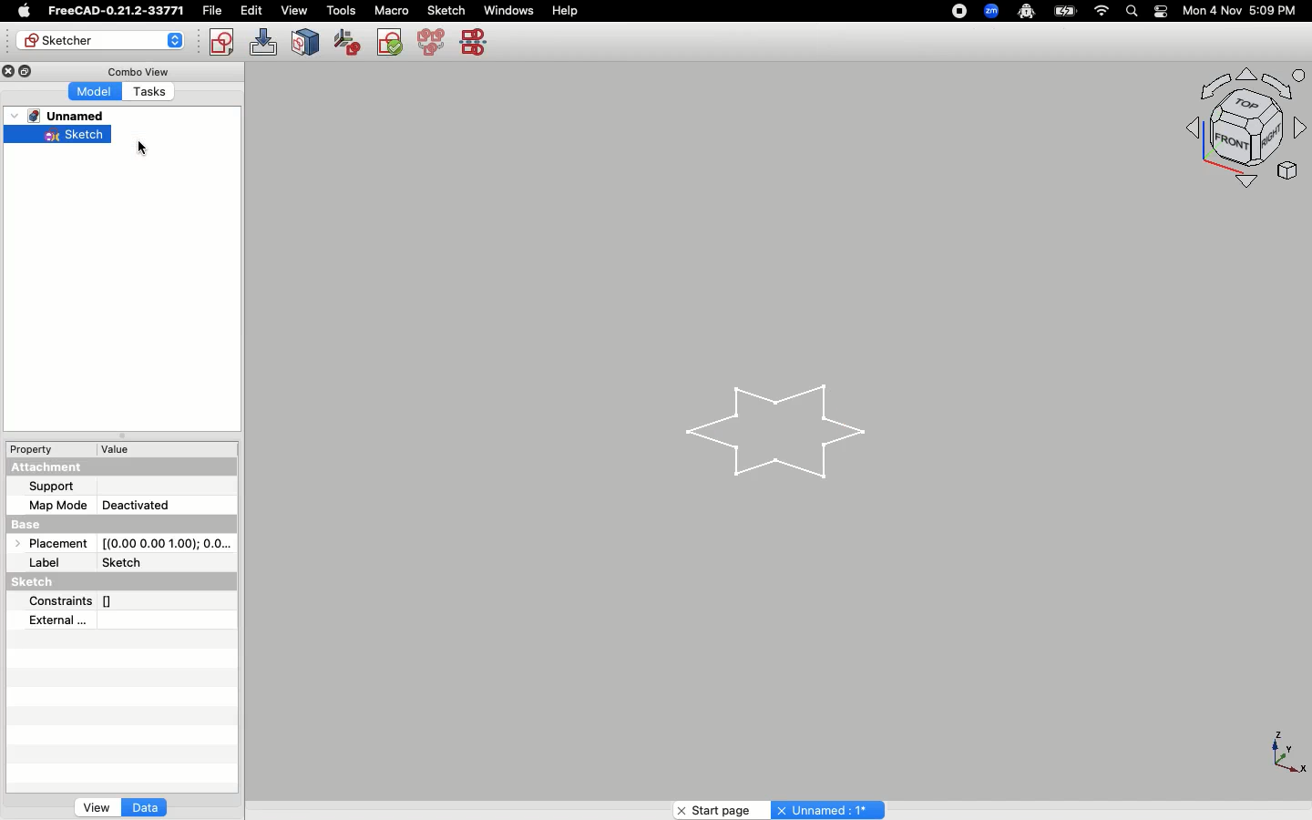 The height and width of the screenshot is (820, 1312). I want to click on Constraints, so click(75, 601).